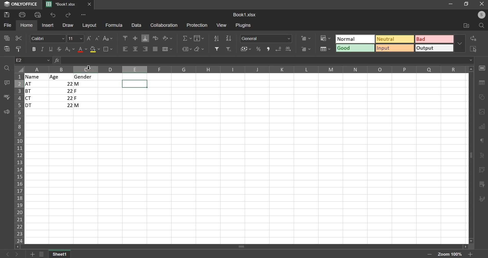  Describe the element at coordinates (431, 254) in the screenshot. I see `zoom out` at that location.